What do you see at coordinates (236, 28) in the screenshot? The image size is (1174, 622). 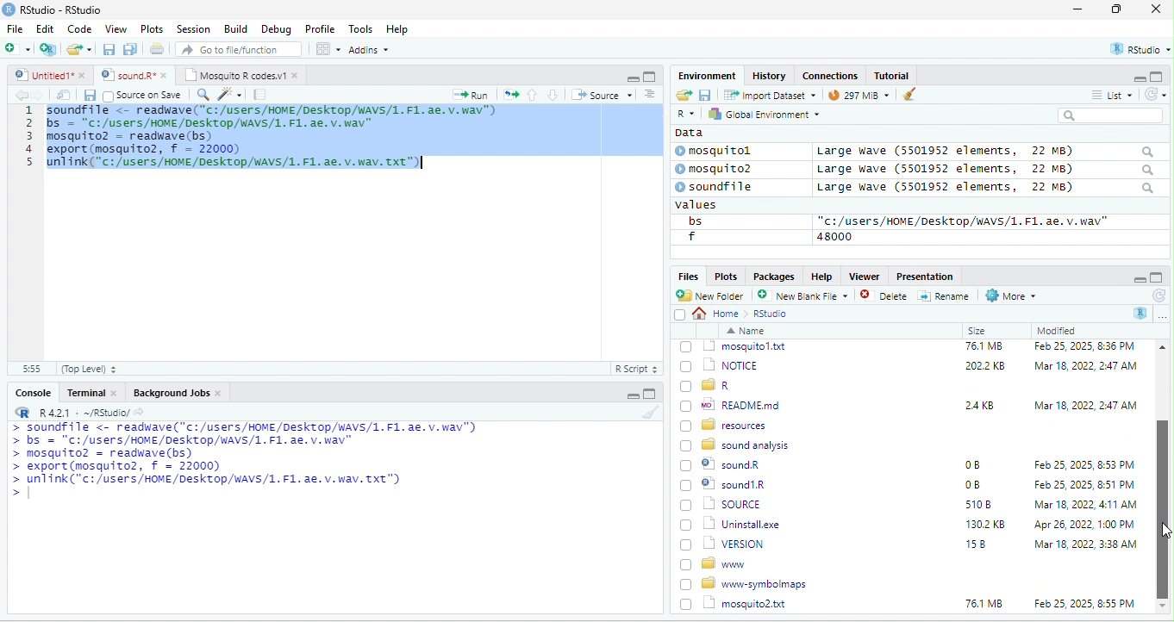 I see `Build` at bounding box center [236, 28].